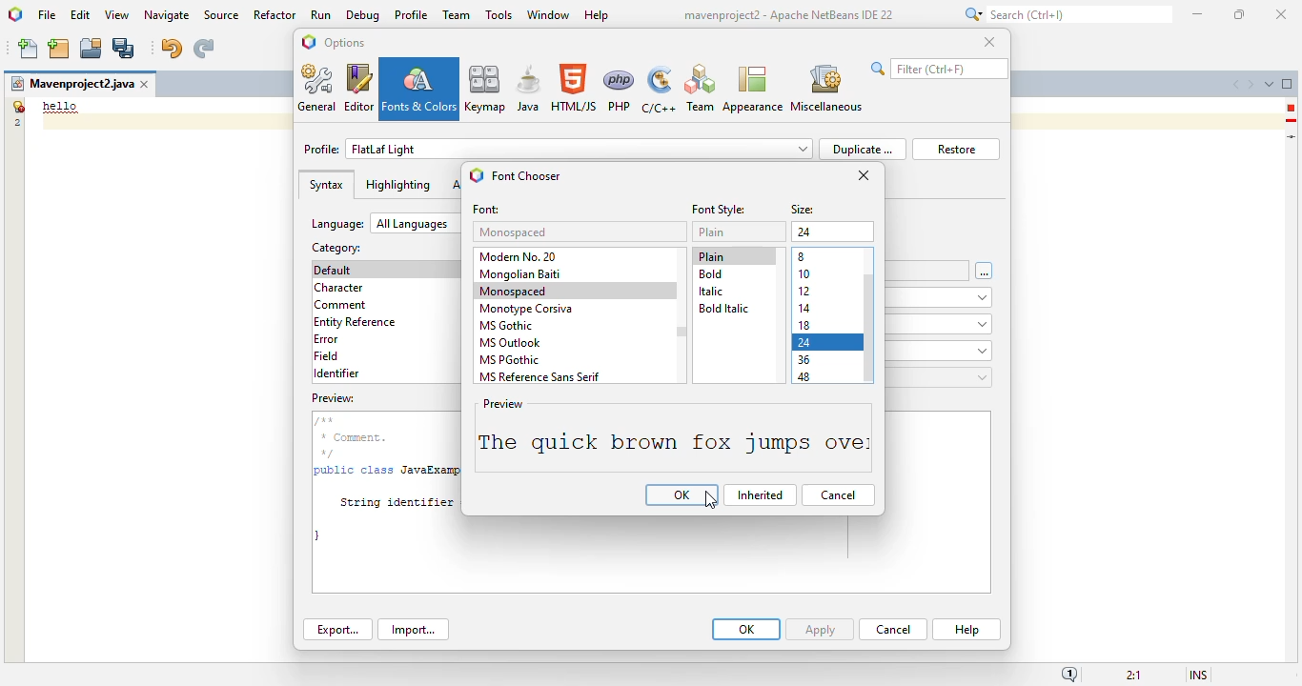 This screenshot has height=686, width=1302. Describe the element at coordinates (956, 150) in the screenshot. I see `restore` at that location.